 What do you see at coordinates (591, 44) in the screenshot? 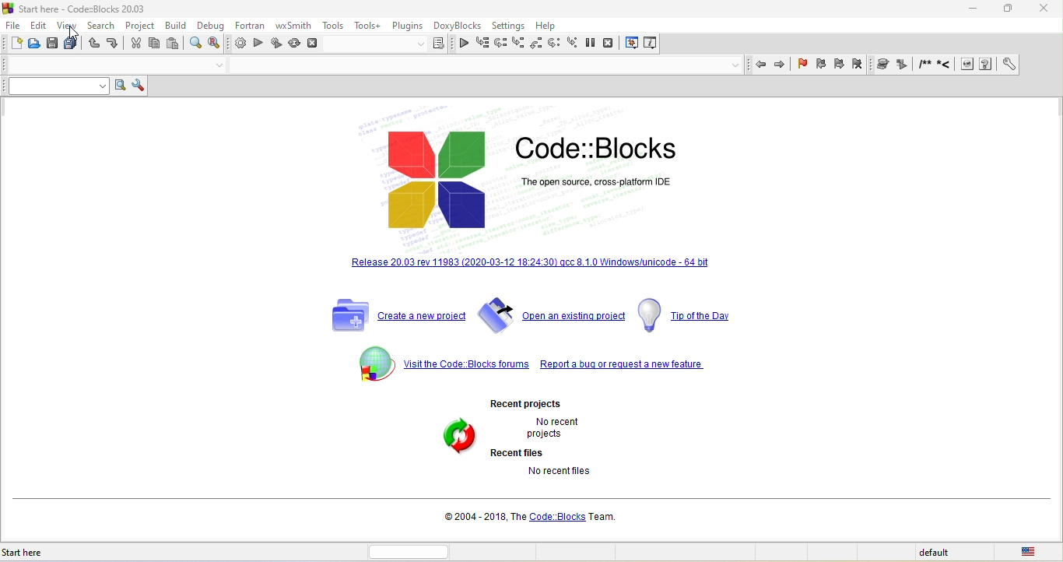
I see `break debugger` at bounding box center [591, 44].